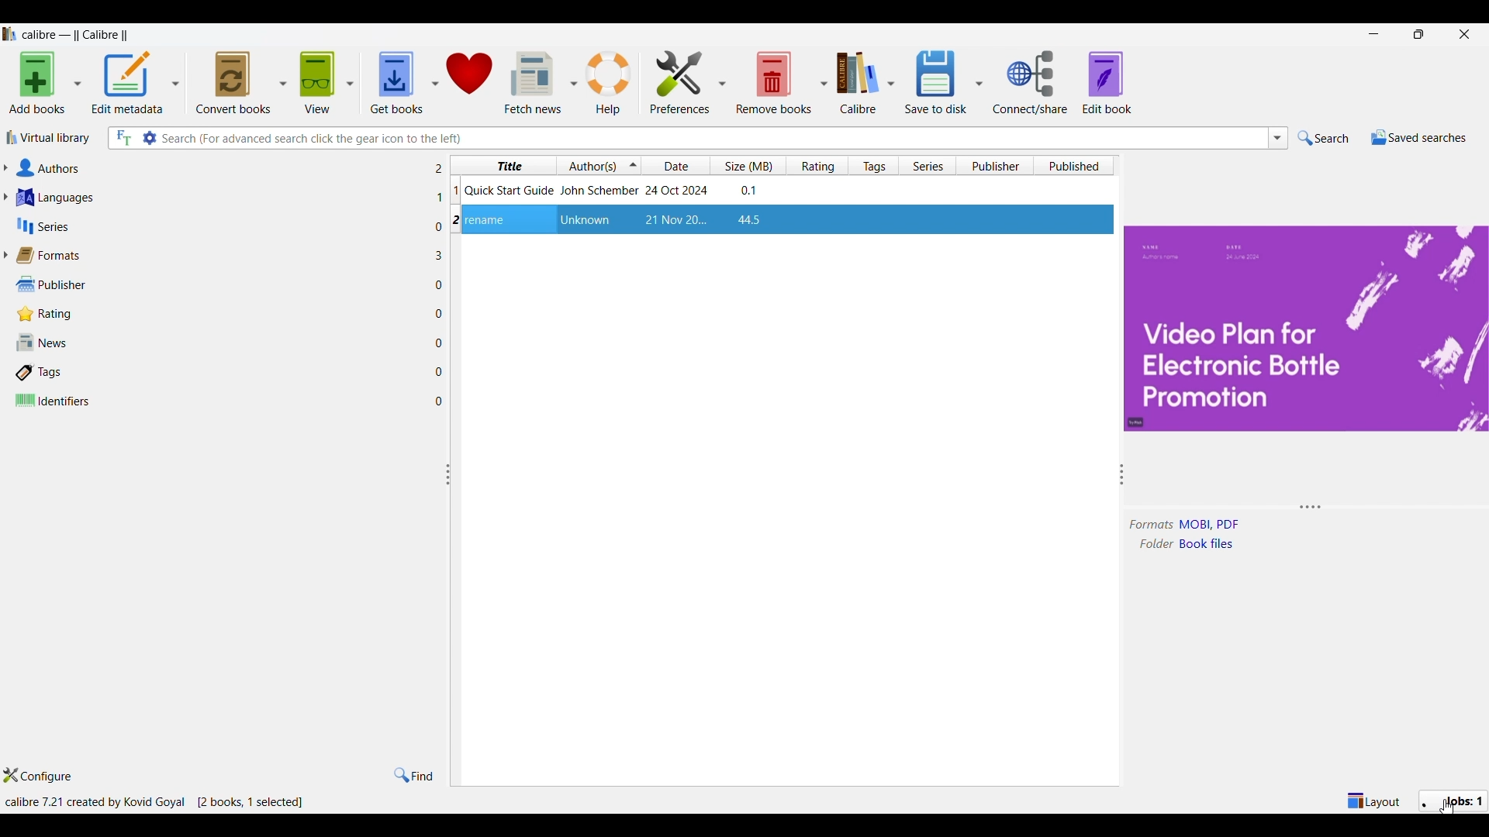 The image size is (1489, 837). What do you see at coordinates (610, 83) in the screenshot?
I see `Help` at bounding box center [610, 83].